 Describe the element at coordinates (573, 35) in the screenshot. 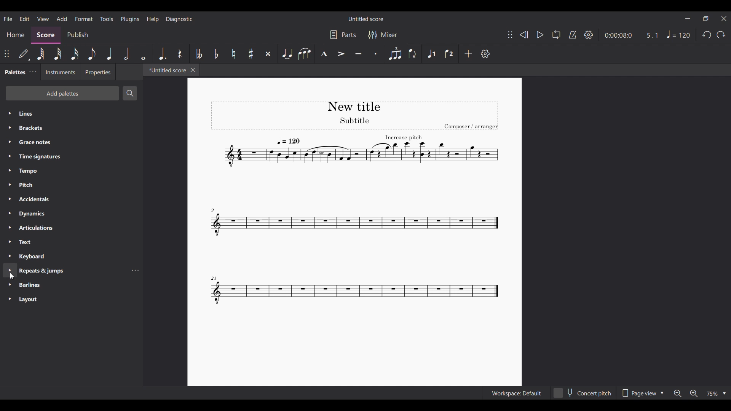

I see `Metronome` at that location.